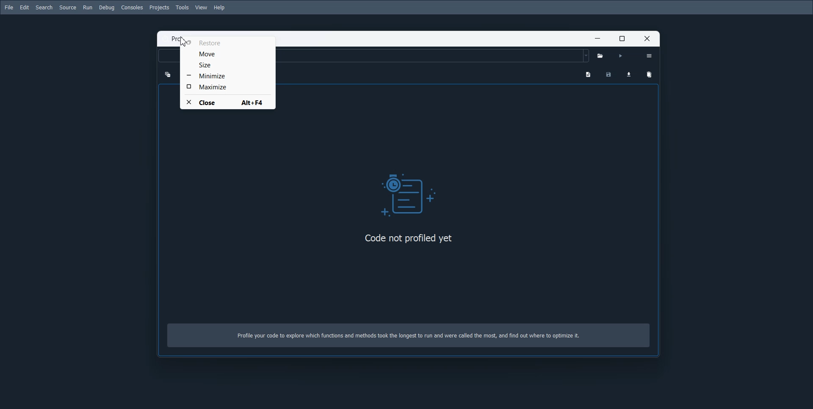  I want to click on Restore, so click(227, 44).